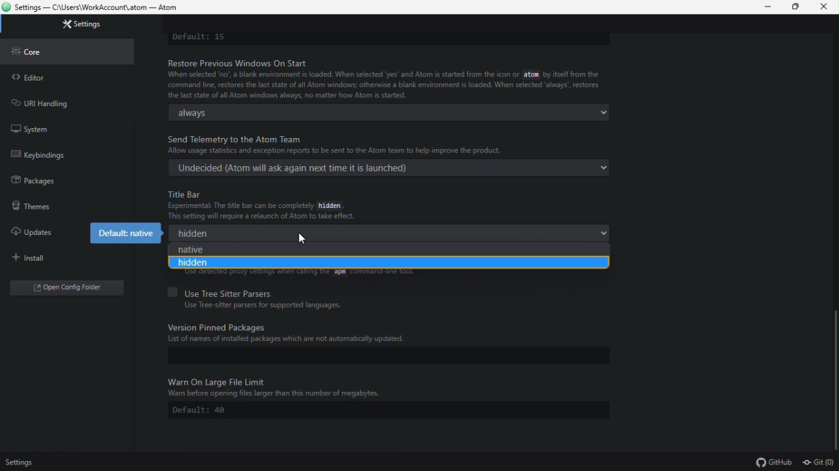 Image resolution: width=839 pixels, height=471 pixels. Describe the element at coordinates (71, 290) in the screenshot. I see `Open config editor` at that location.